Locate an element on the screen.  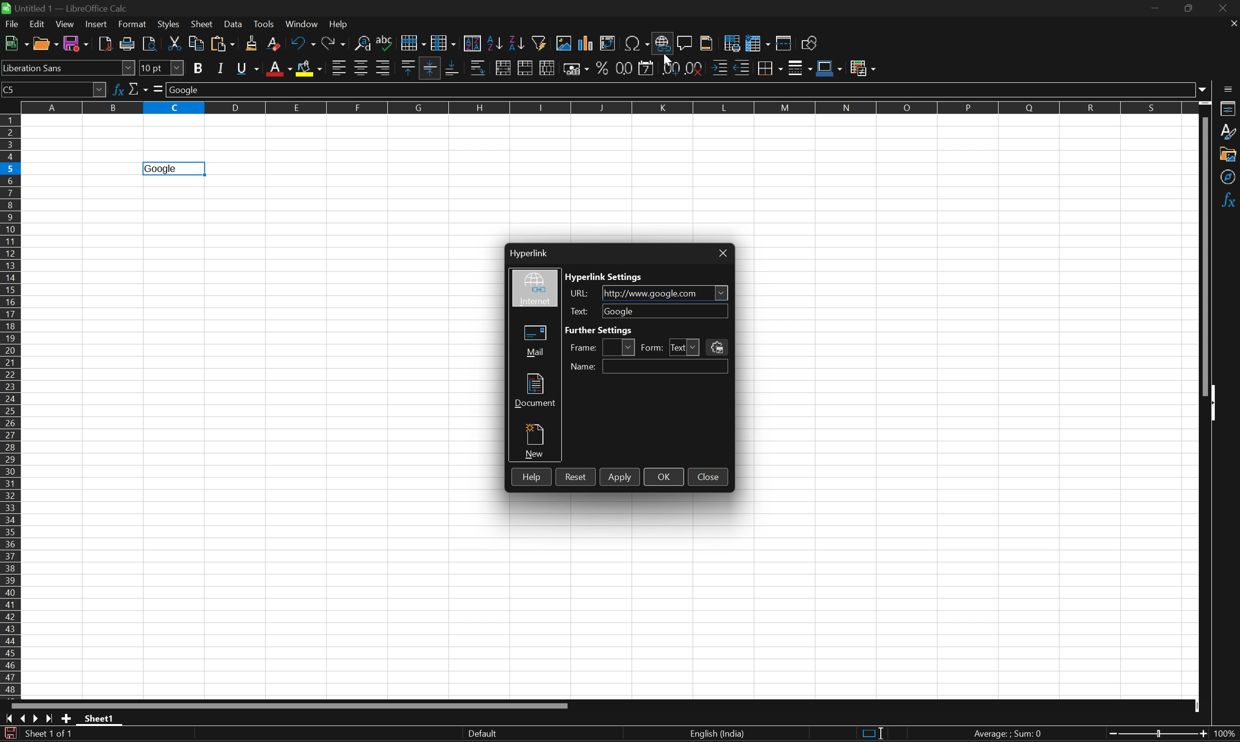
English (India) is located at coordinates (716, 734).